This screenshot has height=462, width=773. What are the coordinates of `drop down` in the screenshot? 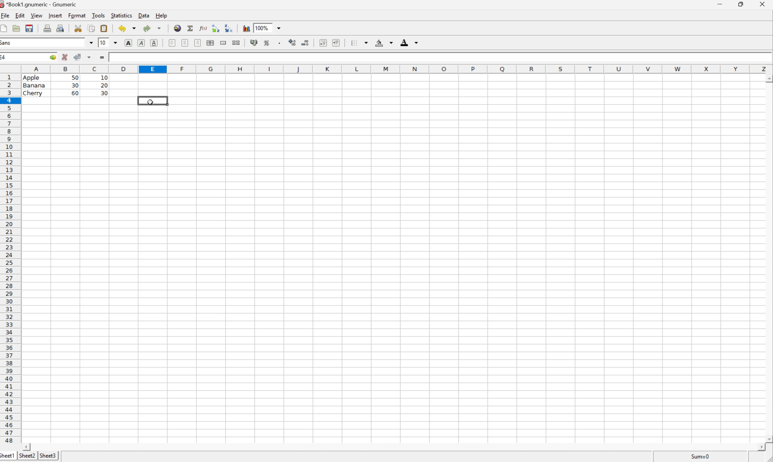 It's located at (91, 42).